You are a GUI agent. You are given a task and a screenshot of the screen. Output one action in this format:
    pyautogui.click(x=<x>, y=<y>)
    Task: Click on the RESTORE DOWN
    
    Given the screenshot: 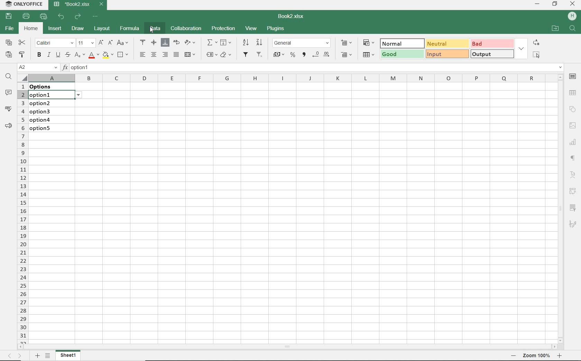 What is the action you would take?
    pyautogui.click(x=555, y=4)
    